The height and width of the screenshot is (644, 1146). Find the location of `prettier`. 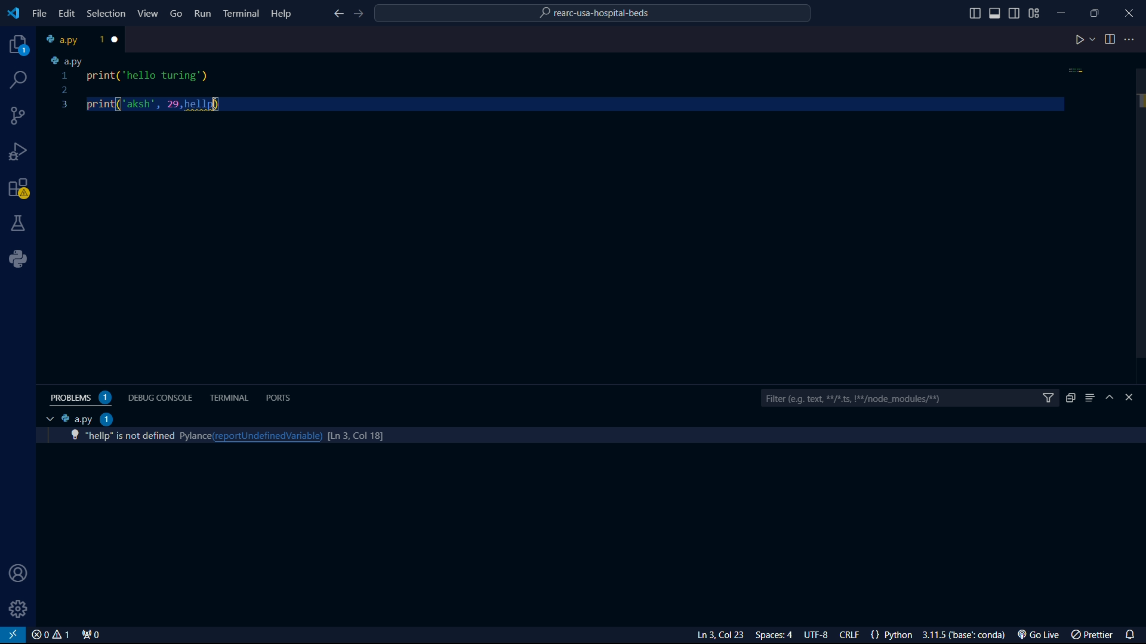

prettier is located at coordinates (1093, 636).